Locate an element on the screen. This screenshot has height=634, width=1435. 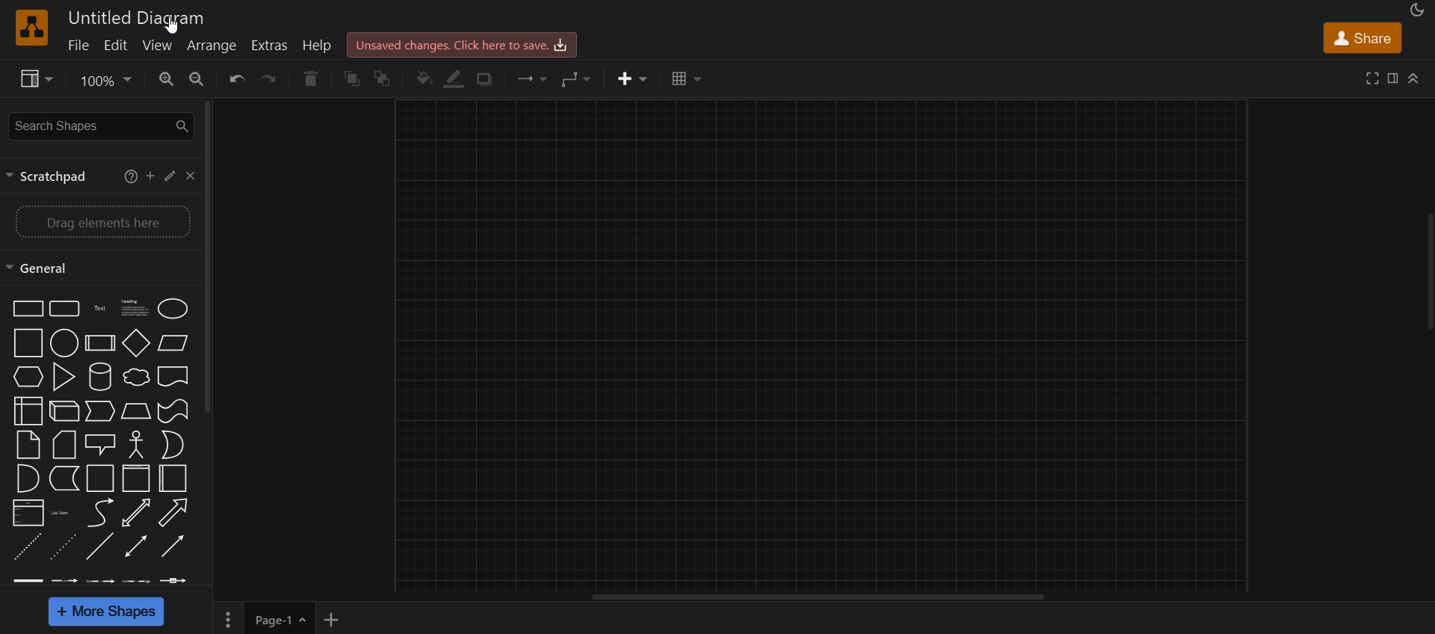
shadow is located at coordinates (490, 79).